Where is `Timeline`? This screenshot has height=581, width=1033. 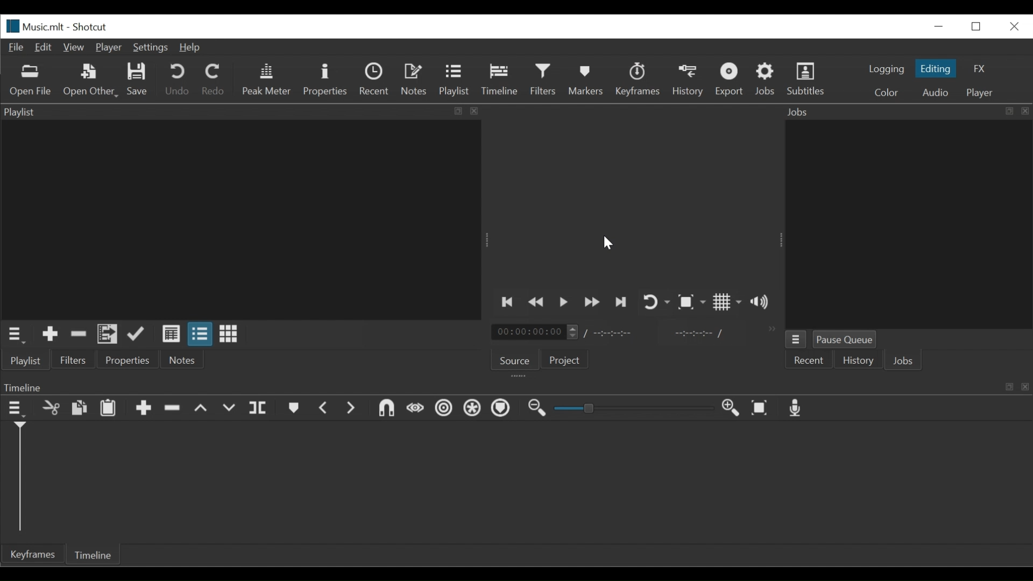 Timeline is located at coordinates (499, 81).